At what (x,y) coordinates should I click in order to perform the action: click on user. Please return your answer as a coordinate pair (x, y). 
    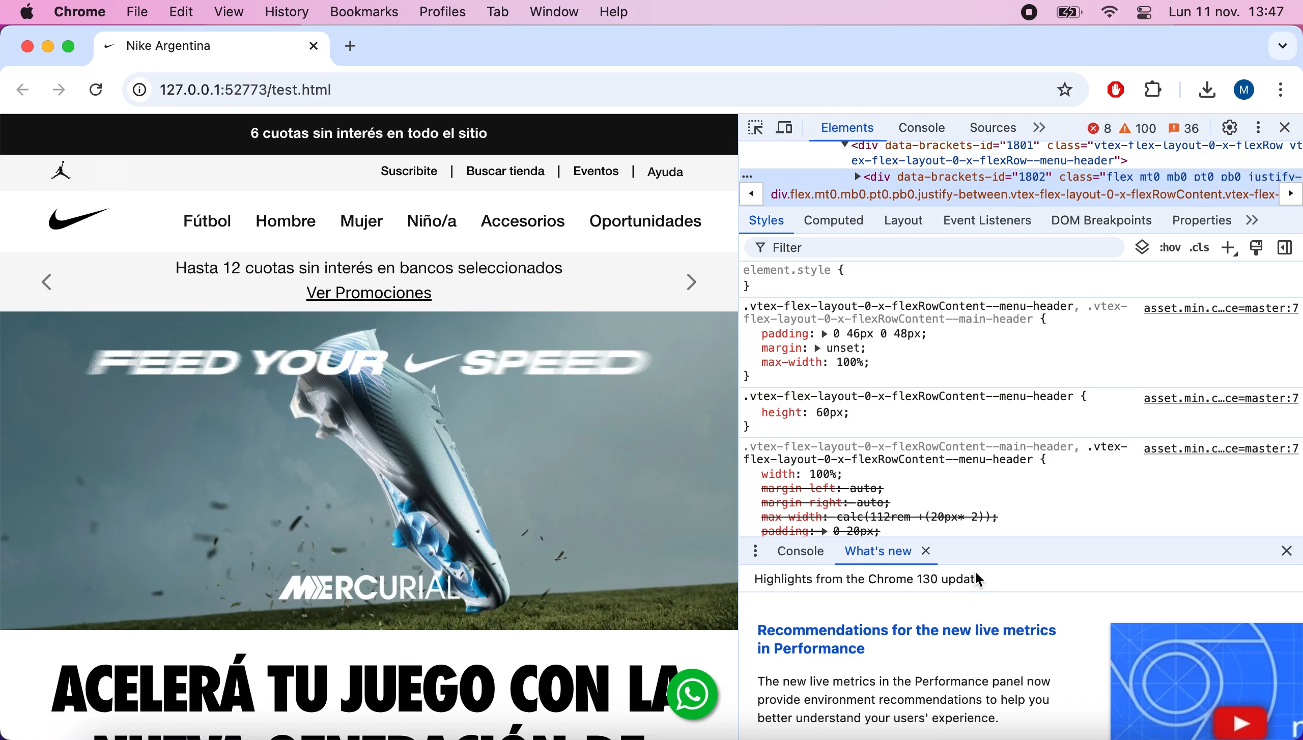
    Looking at the image, I should click on (1245, 90).